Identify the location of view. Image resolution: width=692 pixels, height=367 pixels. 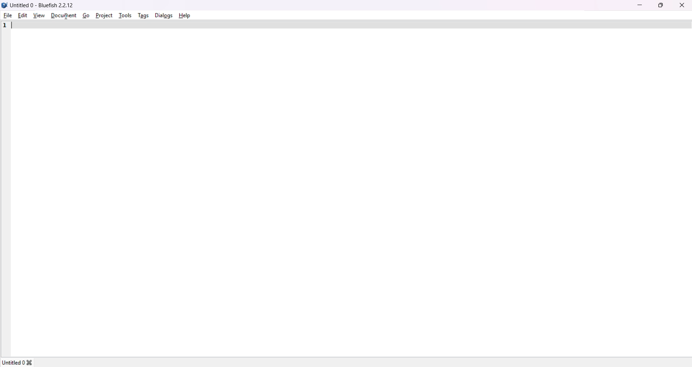
(38, 15).